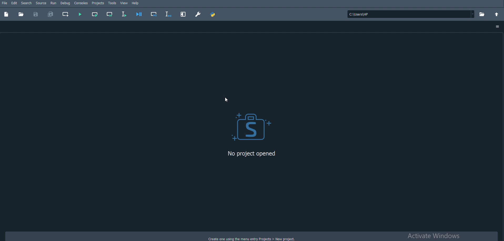  I want to click on Run file, so click(79, 14).